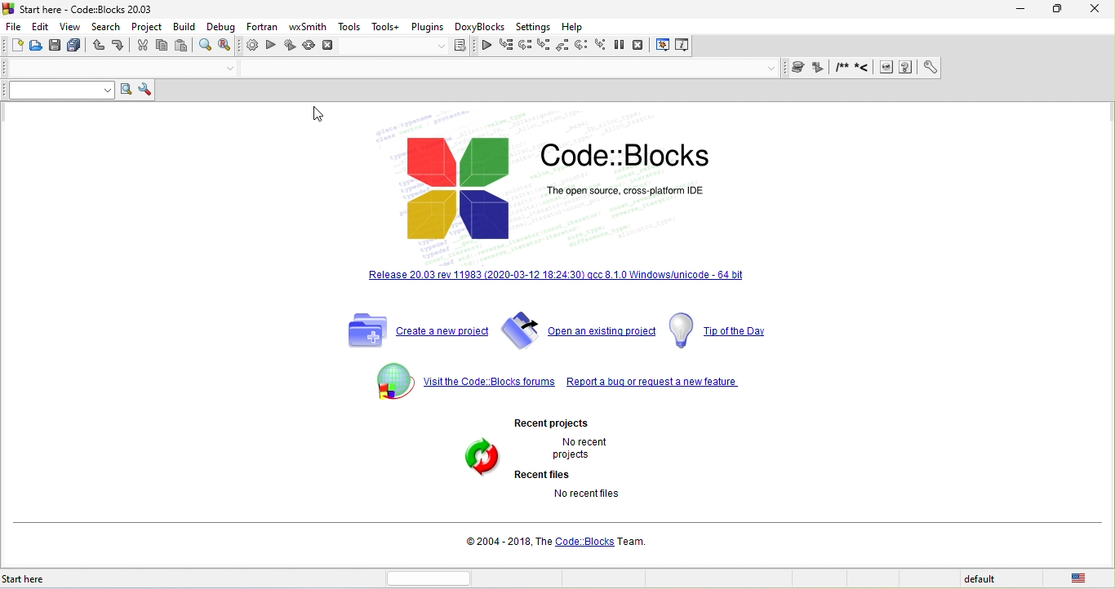 Image resolution: width=1115 pixels, height=589 pixels. Describe the element at coordinates (428, 25) in the screenshot. I see `plugins` at that location.